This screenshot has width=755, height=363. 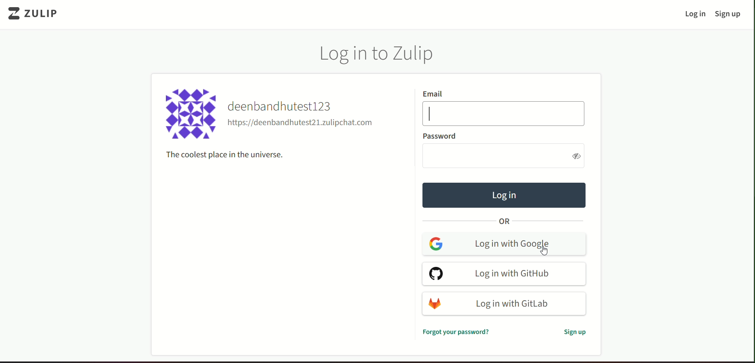 I want to click on button, so click(x=504, y=244).